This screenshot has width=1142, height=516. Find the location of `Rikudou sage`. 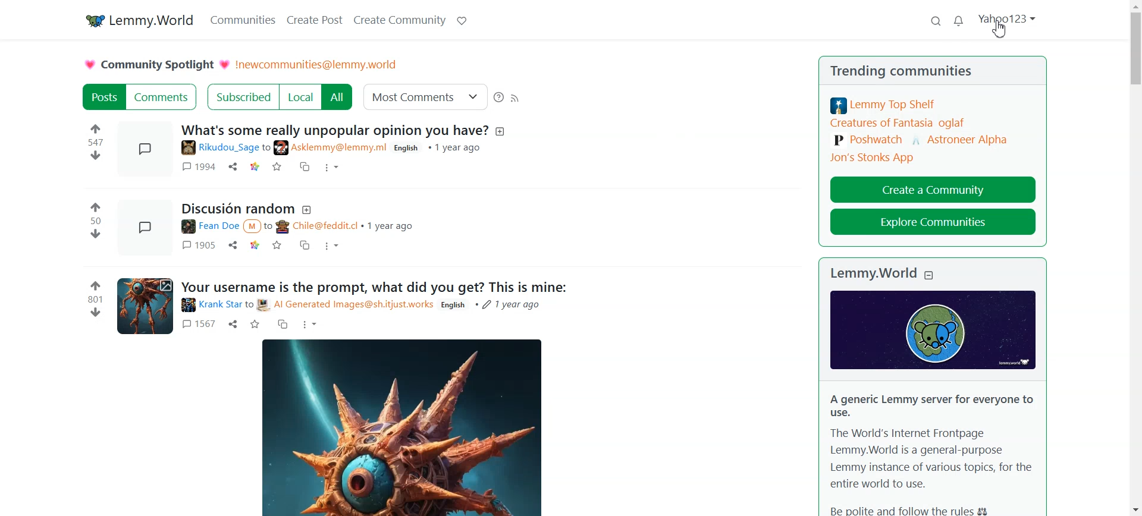

Rikudou sage is located at coordinates (219, 147).